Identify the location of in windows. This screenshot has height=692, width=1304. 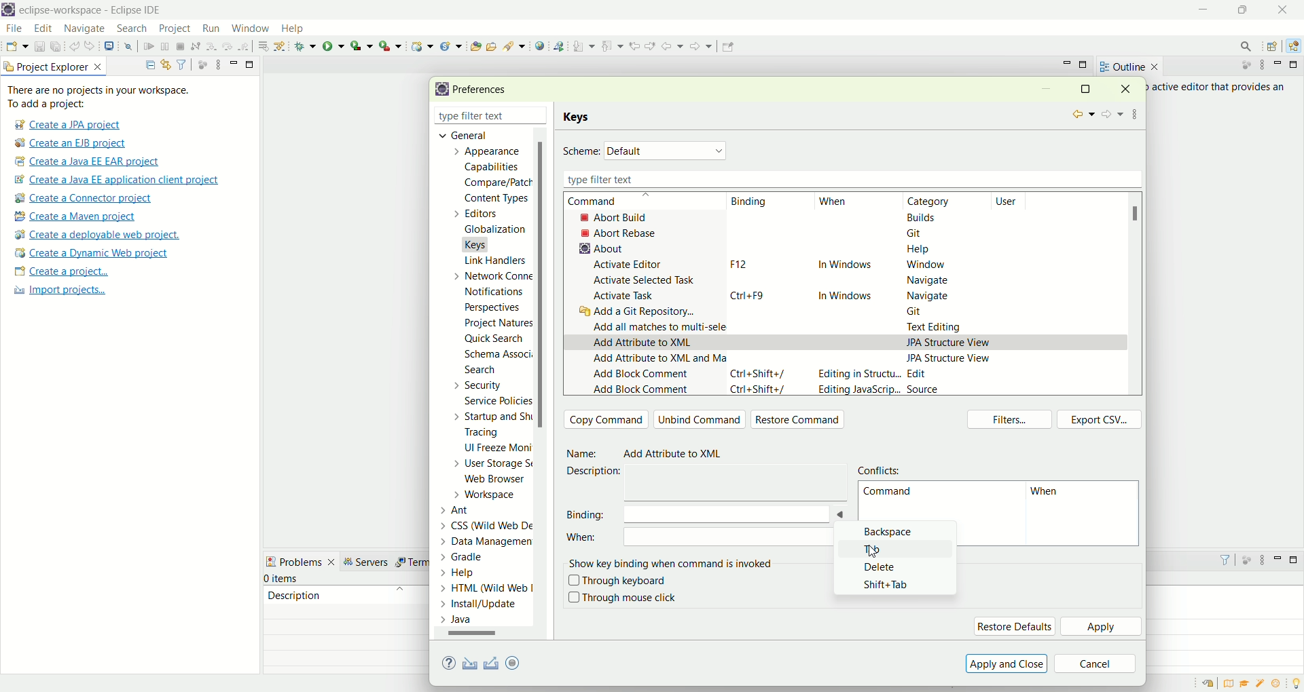
(847, 293).